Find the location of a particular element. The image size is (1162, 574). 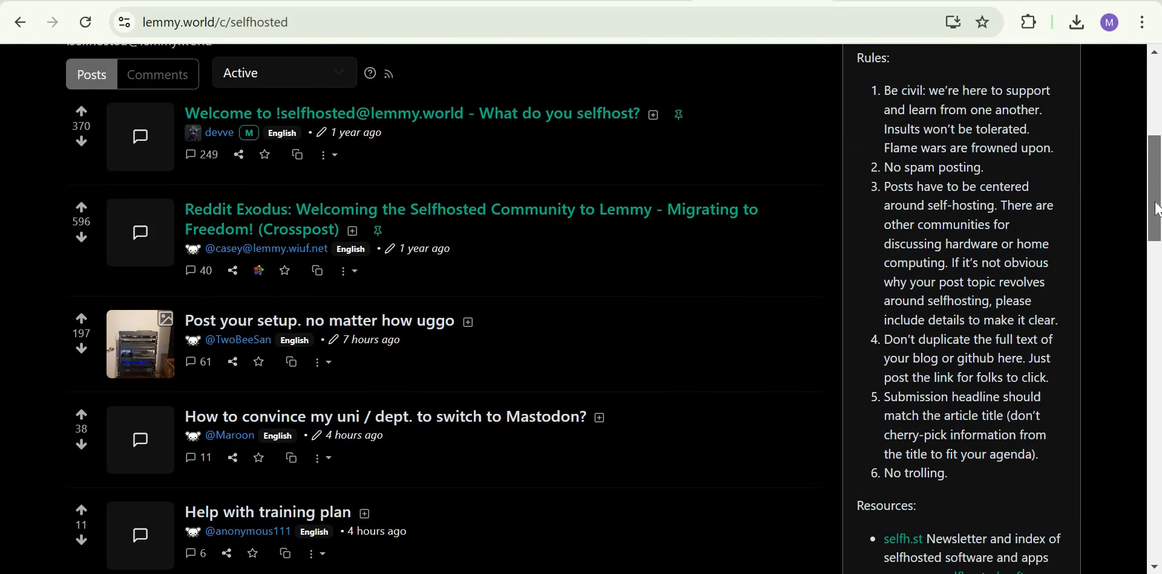

4 hours ago is located at coordinates (343, 435).